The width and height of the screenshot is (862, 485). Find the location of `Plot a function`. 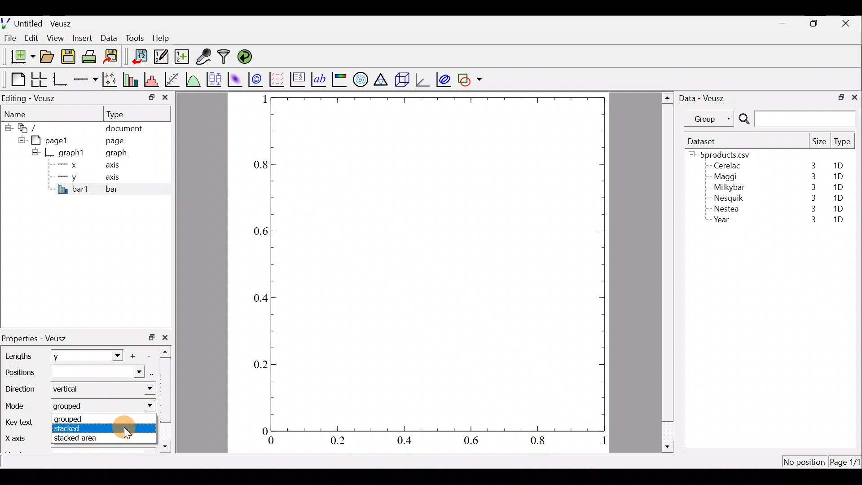

Plot a function is located at coordinates (194, 79).